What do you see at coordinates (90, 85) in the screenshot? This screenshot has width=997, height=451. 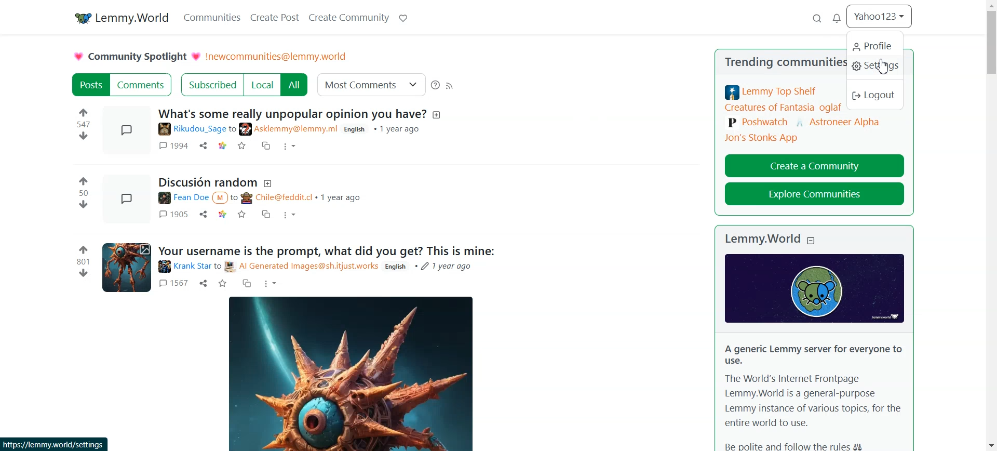 I see `Posts` at bounding box center [90, 85].